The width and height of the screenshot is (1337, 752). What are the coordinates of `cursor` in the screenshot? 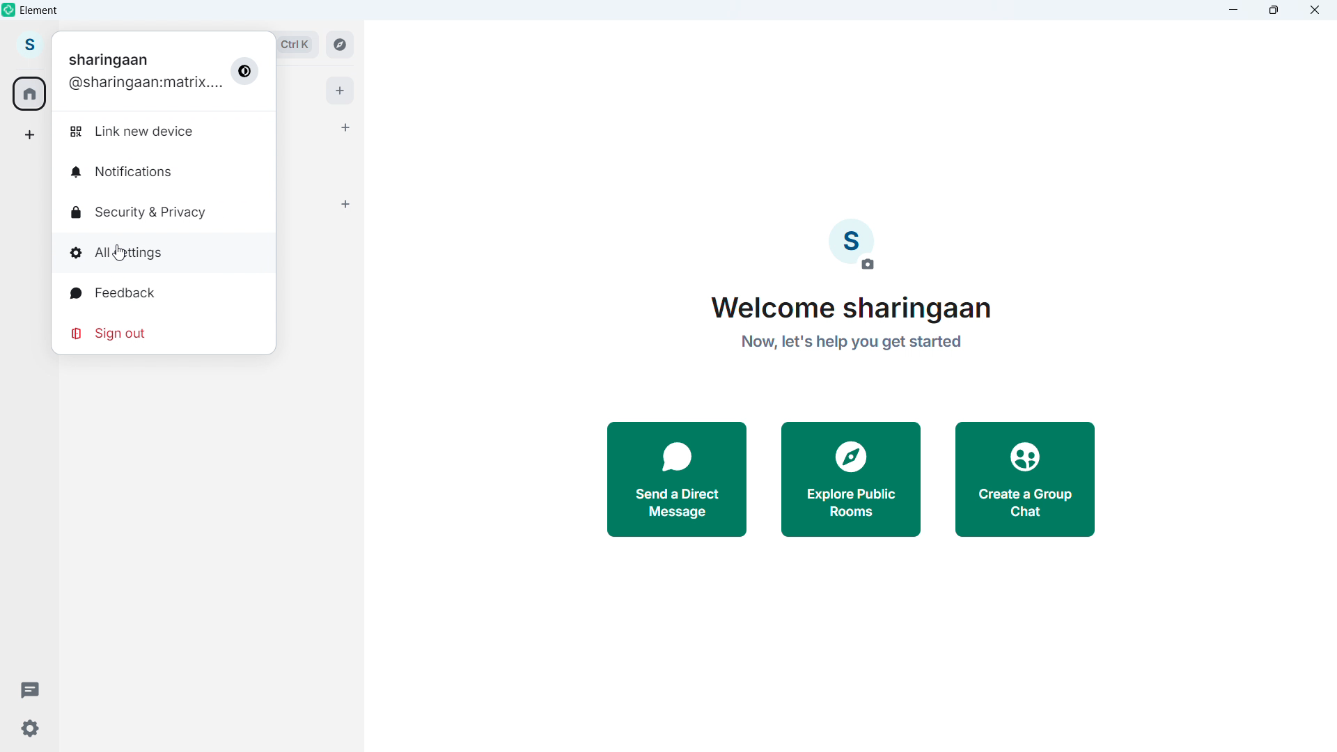 It's located at (120, 253).